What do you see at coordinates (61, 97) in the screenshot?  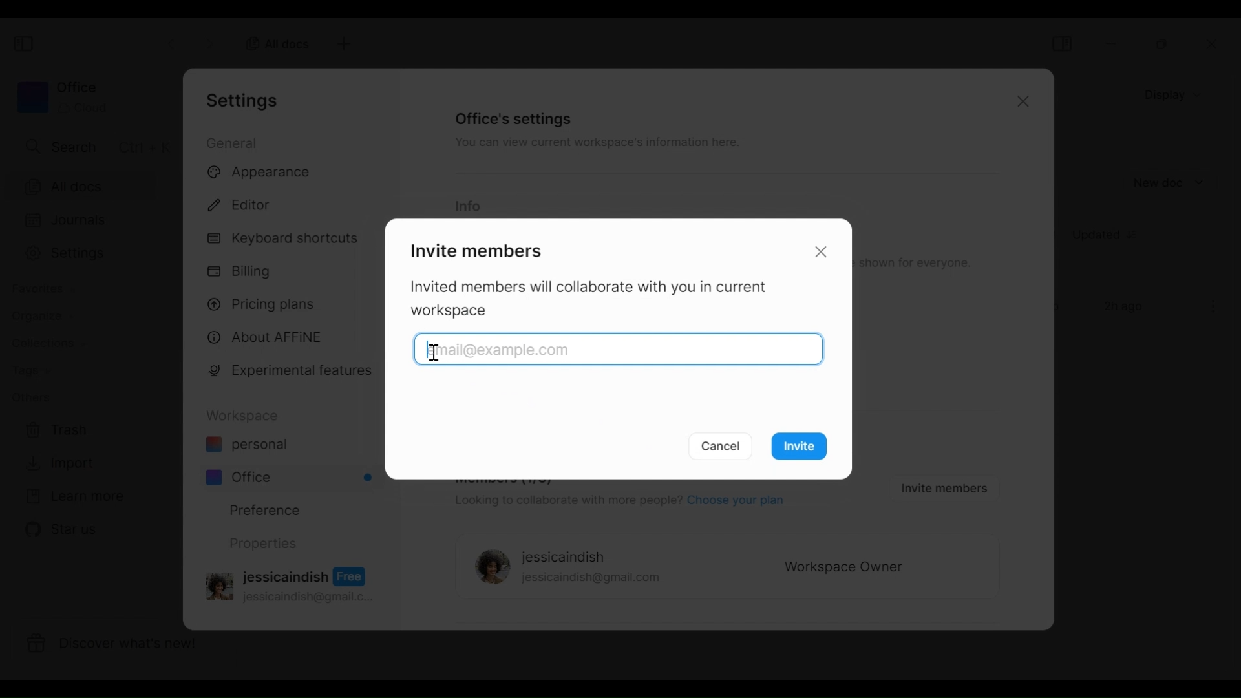 I see `Workspace icon` at bounding box center [61, 97].